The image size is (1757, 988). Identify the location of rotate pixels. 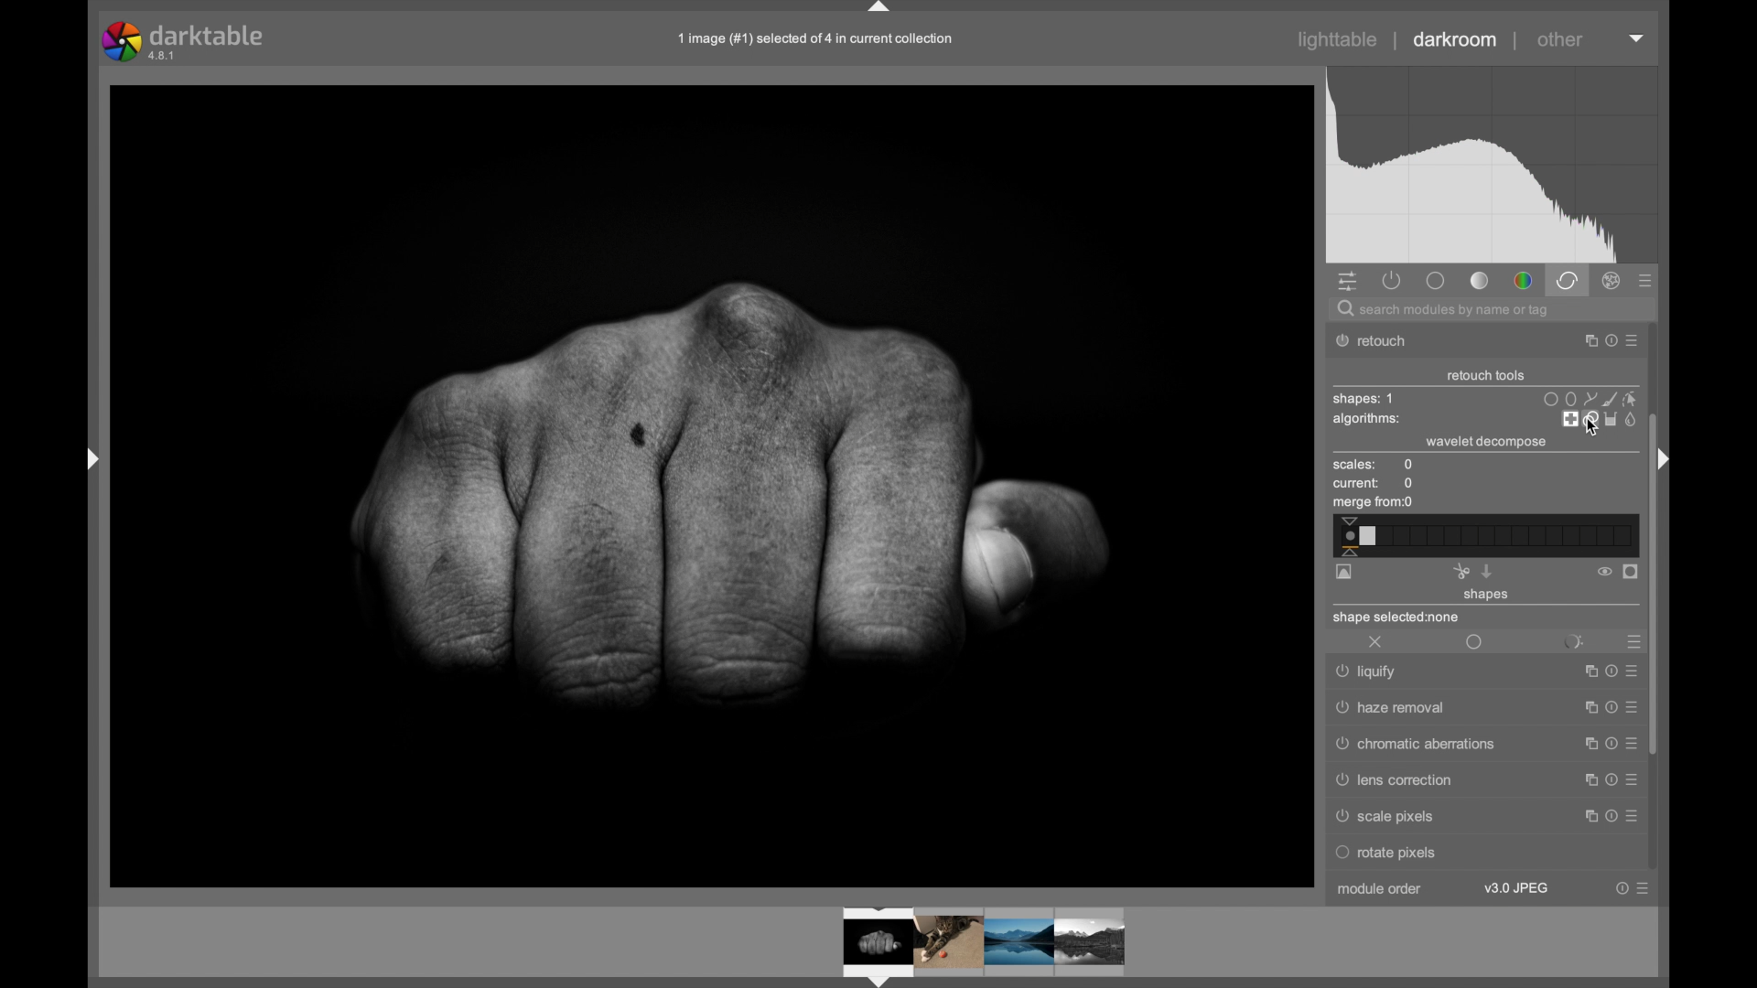
(1434, 853).